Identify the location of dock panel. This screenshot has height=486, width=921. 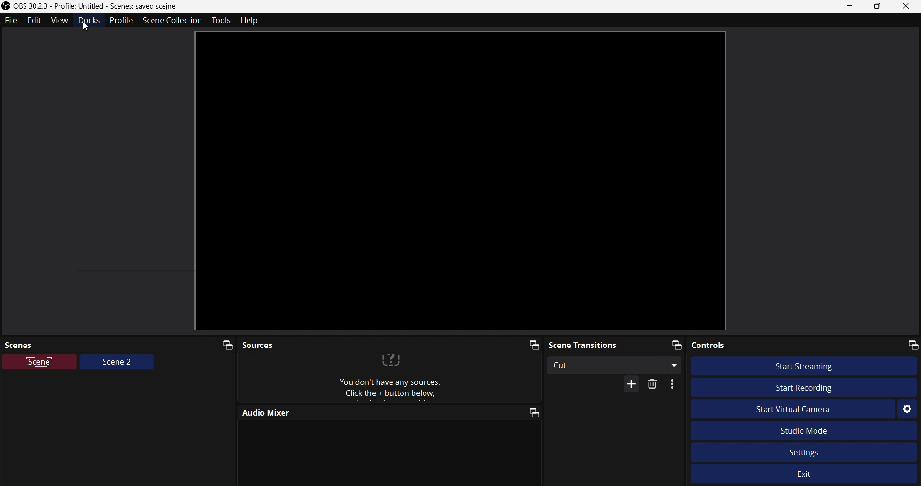
(531, 412).